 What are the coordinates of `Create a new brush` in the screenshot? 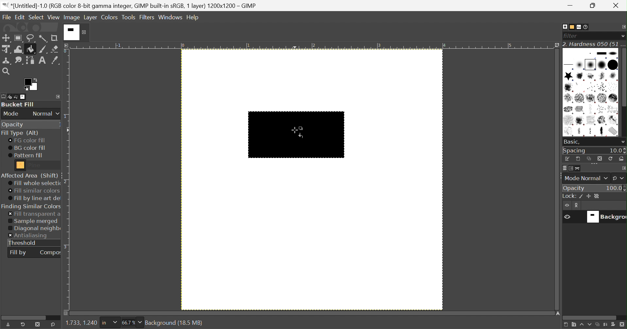 It's located at (578, 159).